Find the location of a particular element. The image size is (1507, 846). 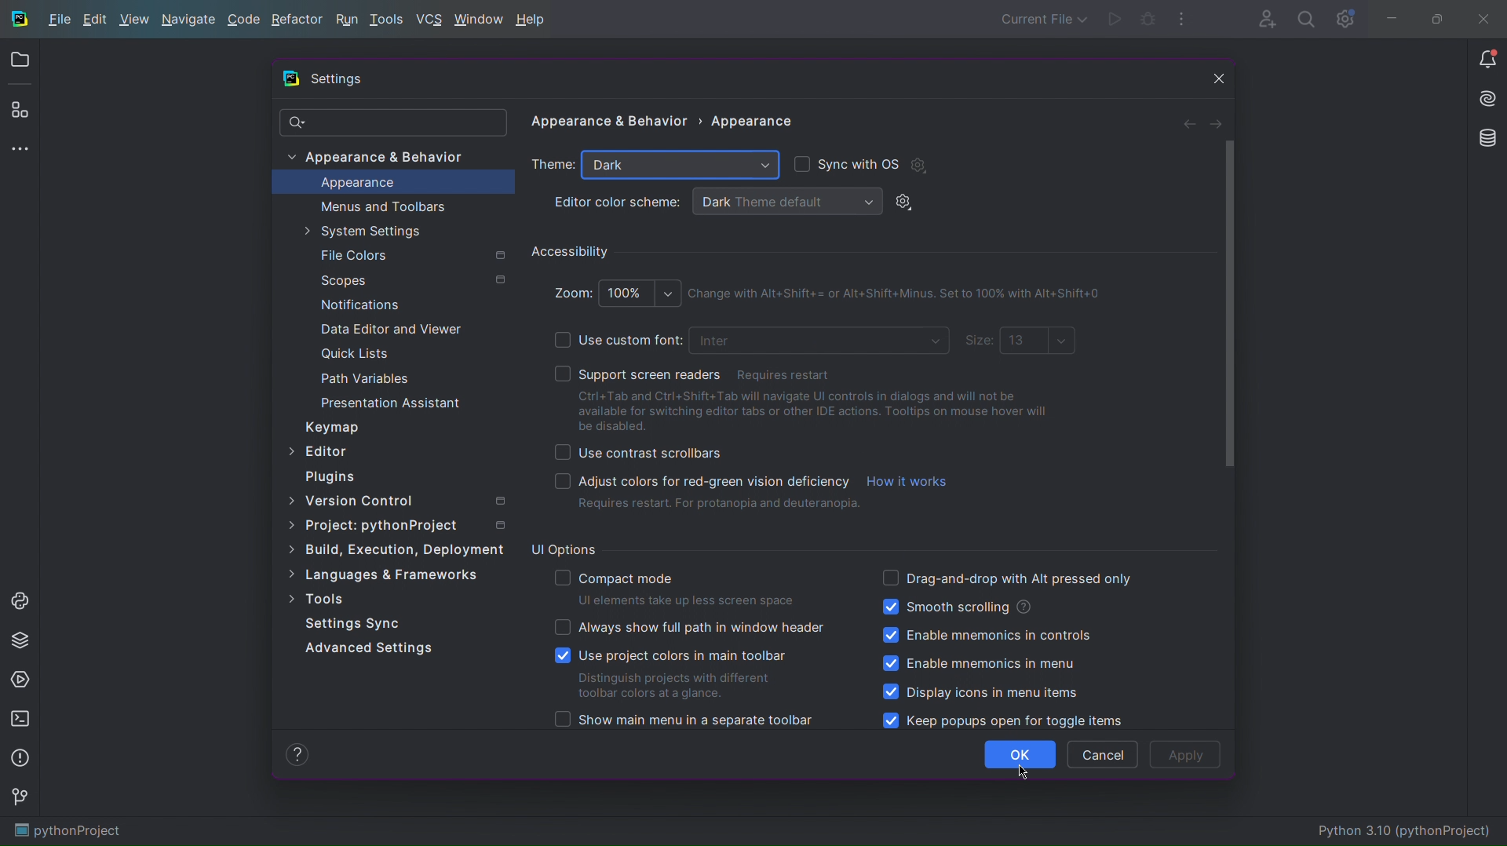

OK is located at coordinates (1020, 755).